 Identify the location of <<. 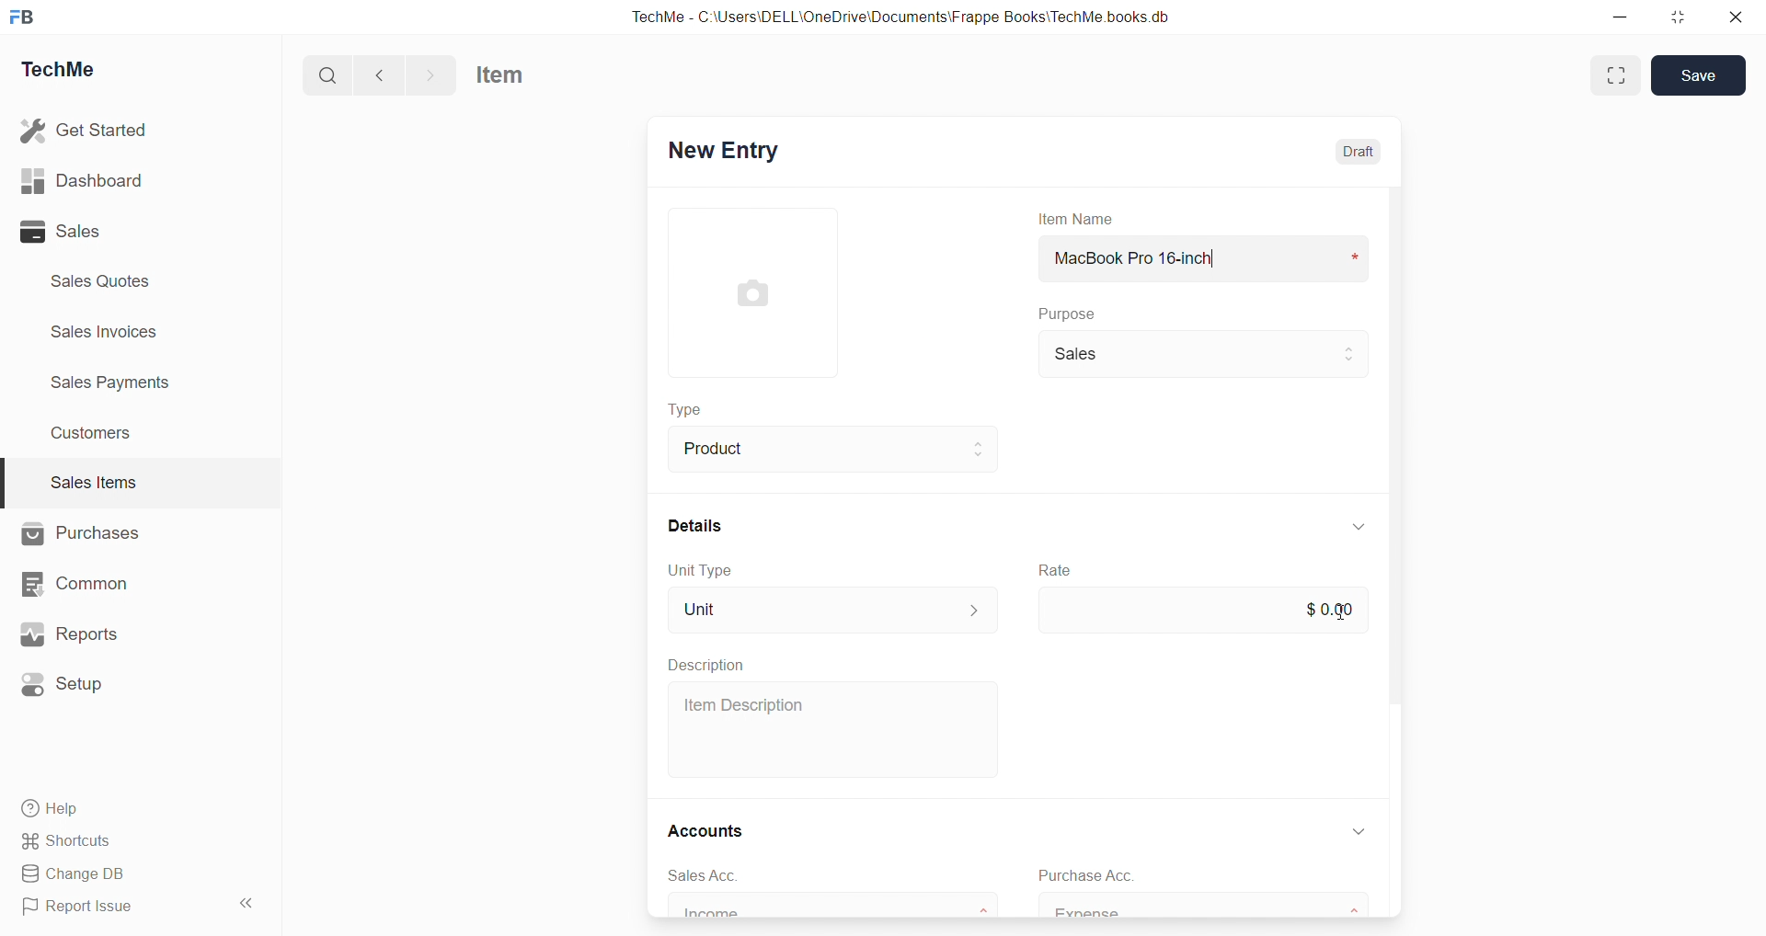
(245, 904).